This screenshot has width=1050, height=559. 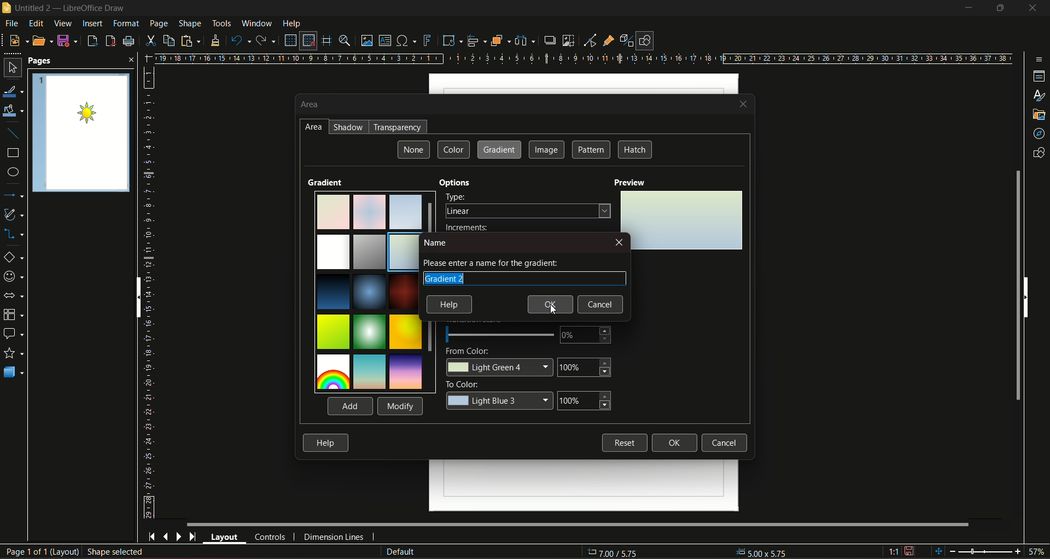 I want to click on Ok, so click(x=550, y=305).